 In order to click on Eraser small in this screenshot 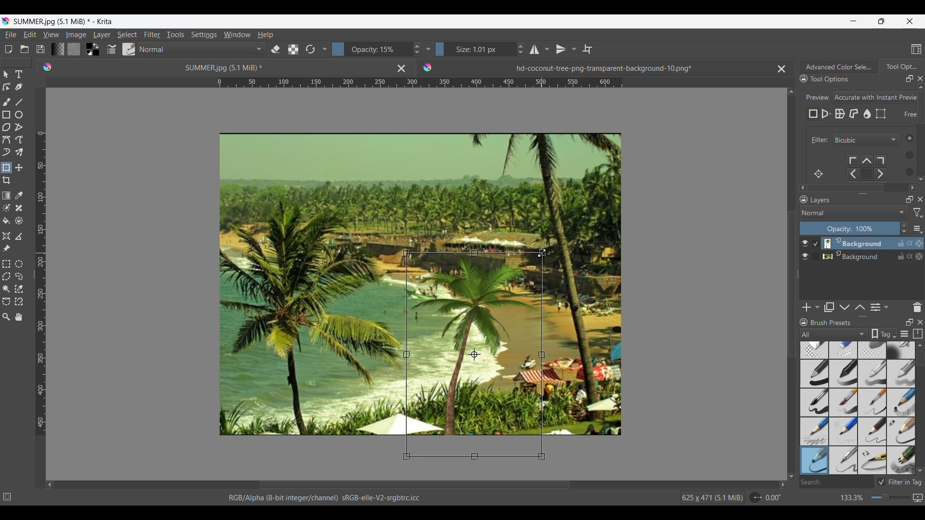, I will do `click(844, 350)`.